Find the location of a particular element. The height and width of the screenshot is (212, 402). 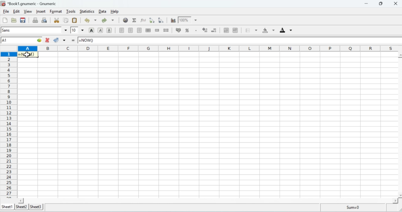

Undo is located at coordinates (89, 20).